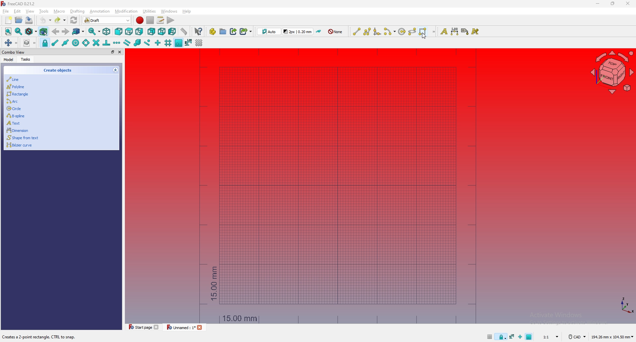 The width and height of the screenshot is (636, 342). Describe the element at coordinates (85, 43) in the screenshot. I see `snap angle` at that location.